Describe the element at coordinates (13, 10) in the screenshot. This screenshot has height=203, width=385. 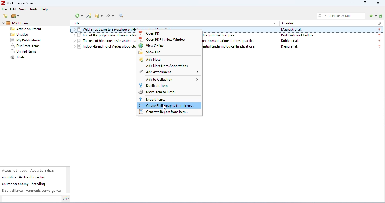
I see `edit` at that location.